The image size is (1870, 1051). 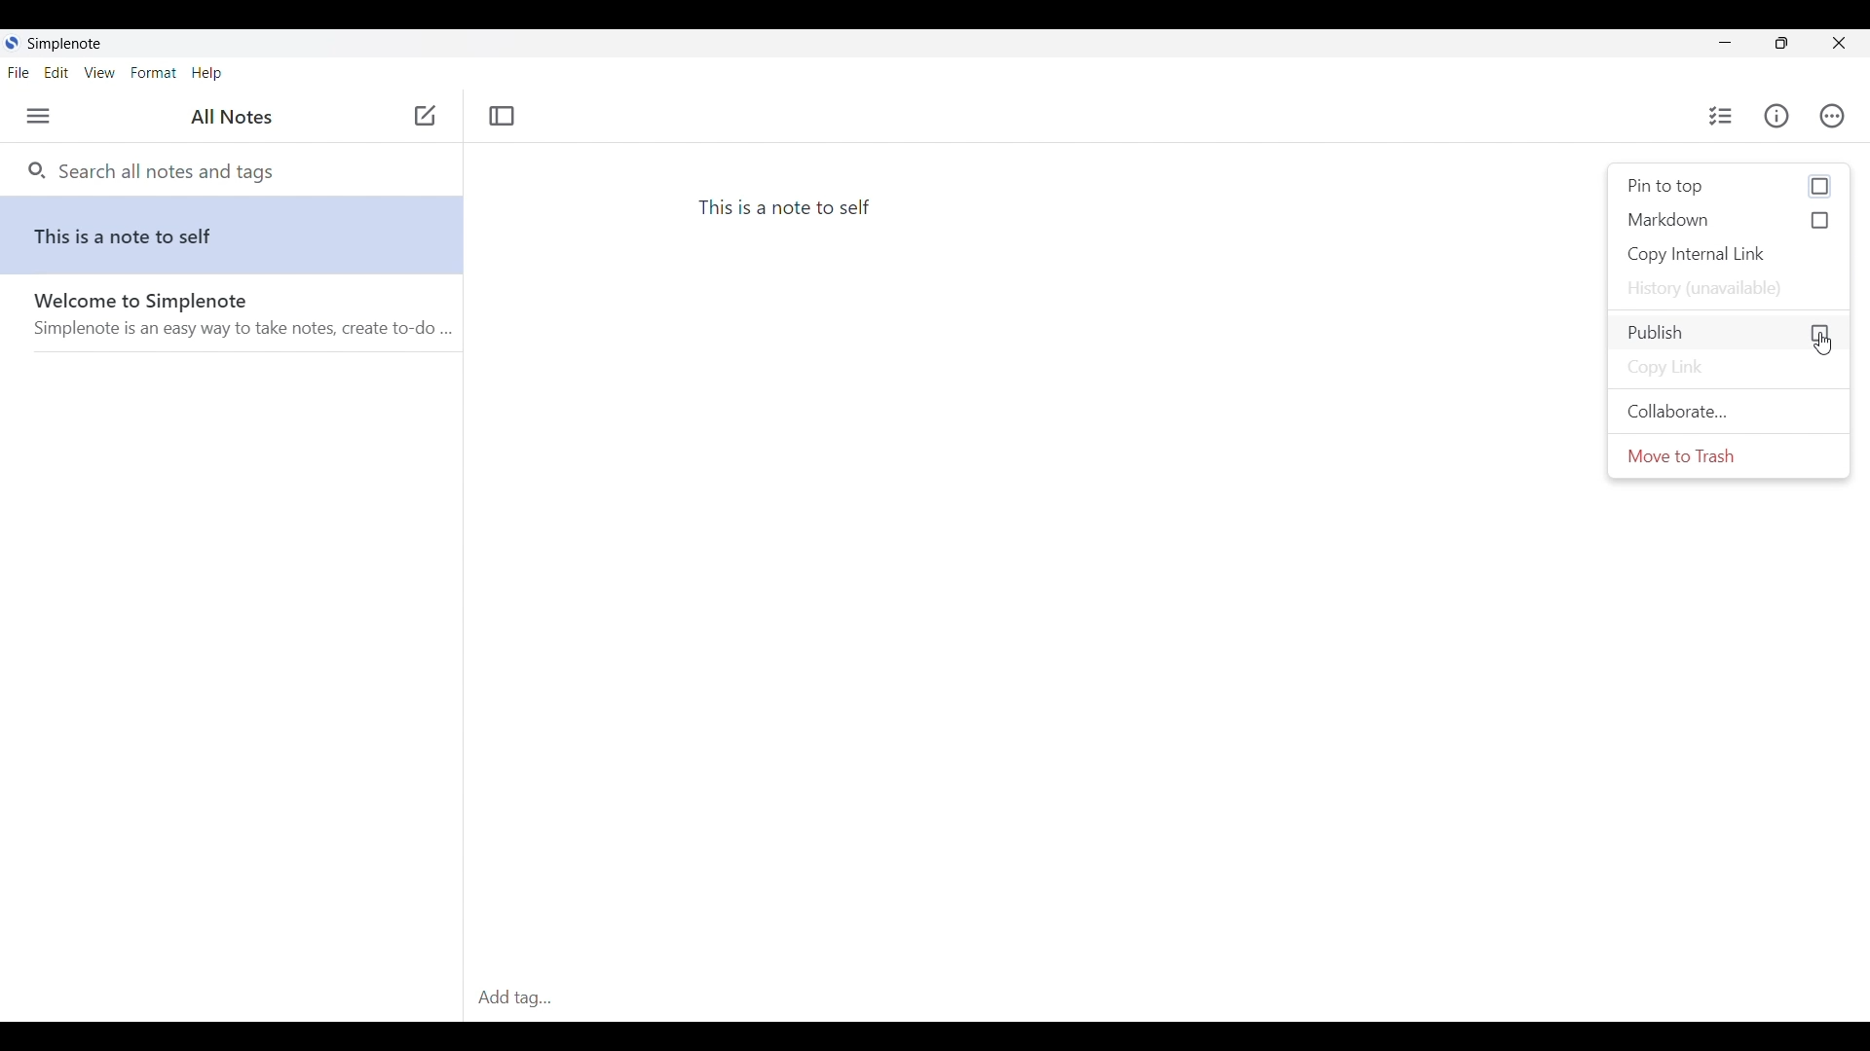 What do you see at coordinates (59, 44) in the screenshot?
I see `Simplenote` at bounding box center [59, 44].